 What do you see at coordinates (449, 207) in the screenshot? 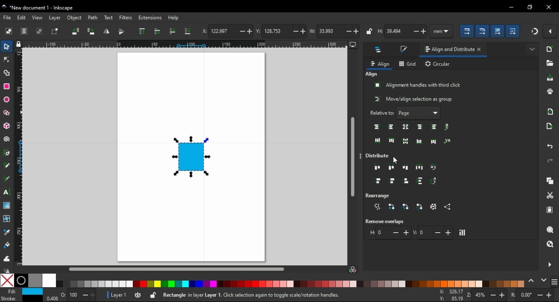
I see `unclump objects` at bounding box center [449, 207].